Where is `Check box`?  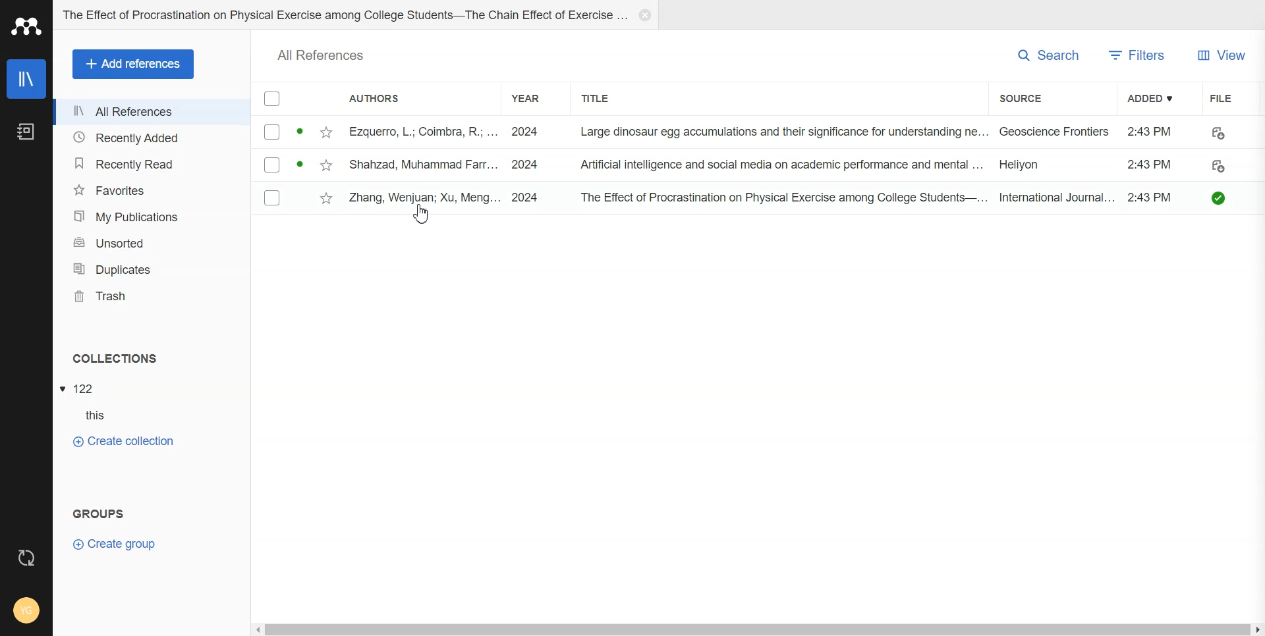 Check box is located at coordinates (271, 99).